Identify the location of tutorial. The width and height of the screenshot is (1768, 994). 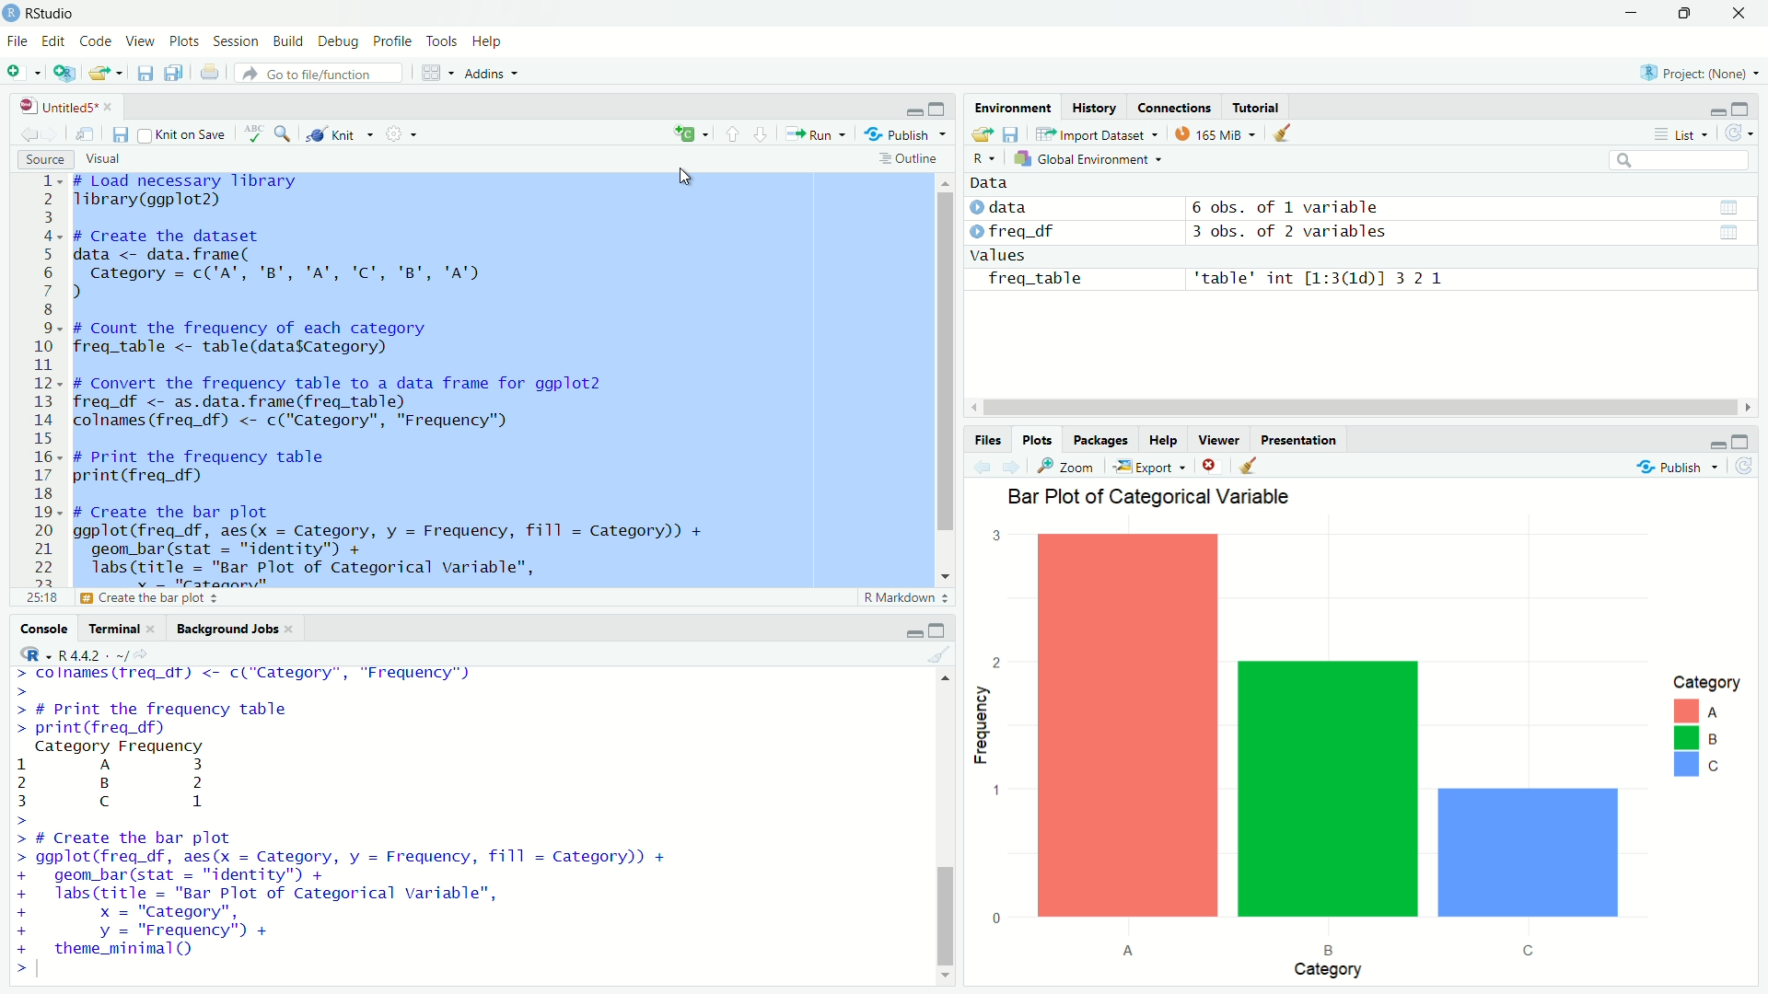
(1257, 107).